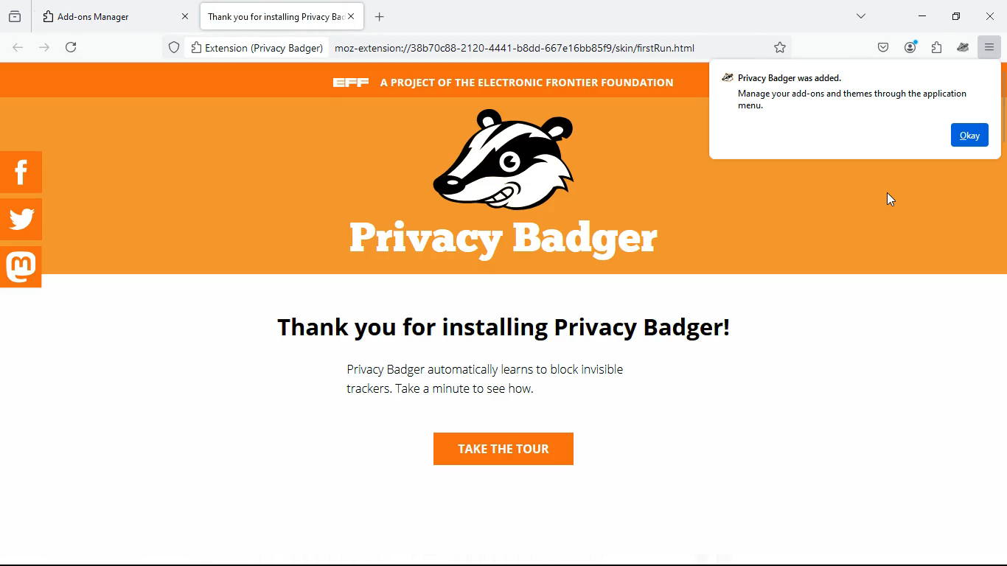  Describe the element at coordinates (186, 15) in the screenshot. I see `close tab` at that location.